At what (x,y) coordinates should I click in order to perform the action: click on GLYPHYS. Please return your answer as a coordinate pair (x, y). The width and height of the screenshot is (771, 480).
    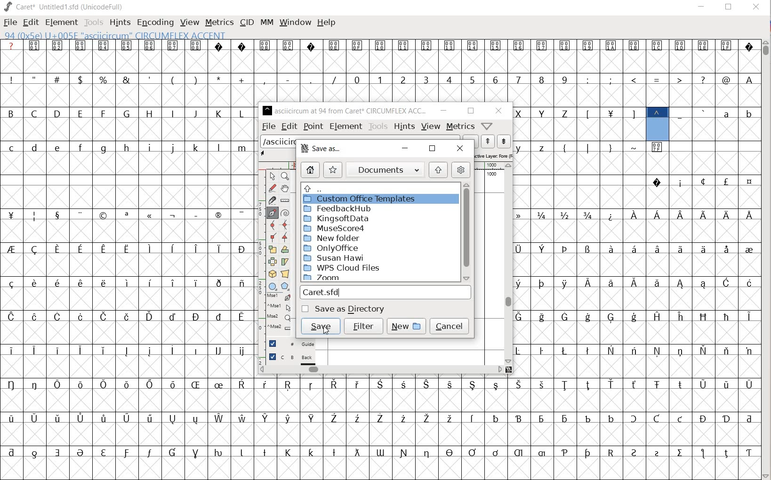
    Looking at the image, I should click on (128, 251).